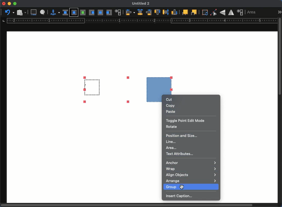 The image size is (282, 207). I want to click on none, so click(65, 12).